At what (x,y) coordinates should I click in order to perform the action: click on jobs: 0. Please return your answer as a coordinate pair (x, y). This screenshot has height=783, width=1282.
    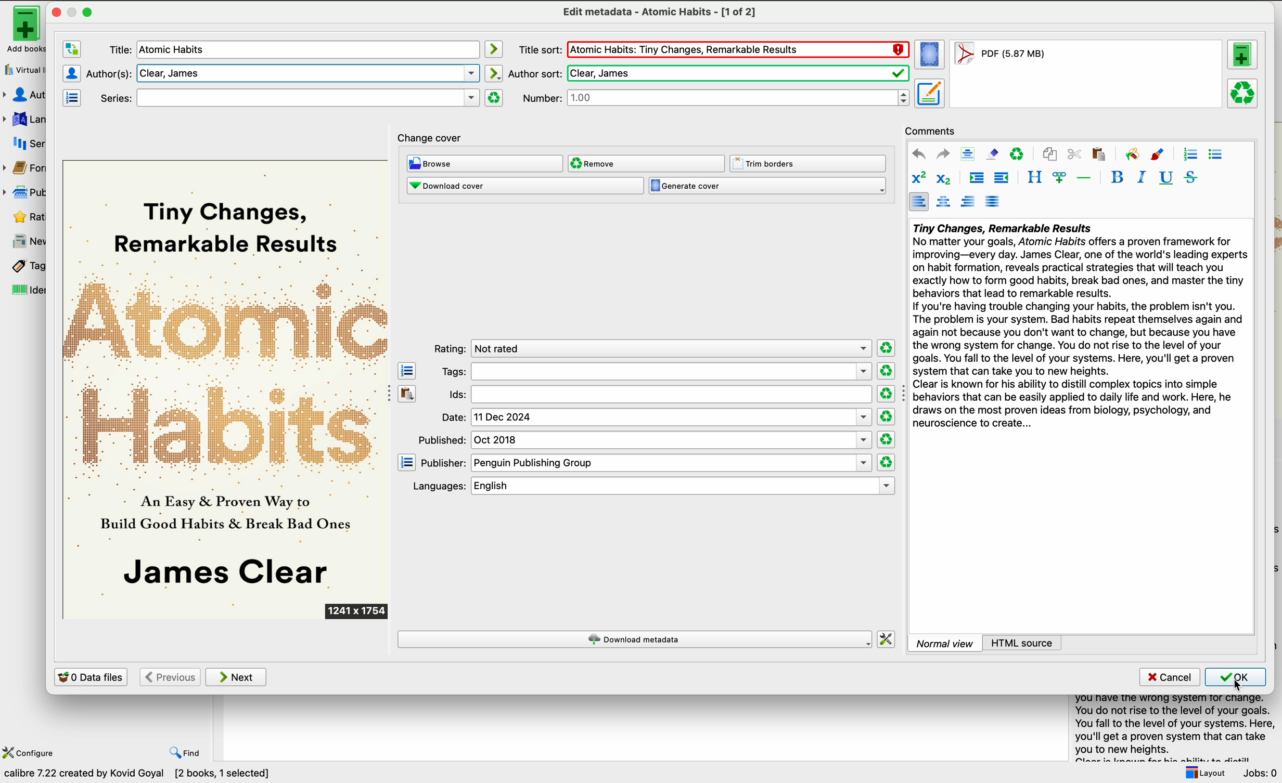
    Looking at the image, I should click on (1261, 773).